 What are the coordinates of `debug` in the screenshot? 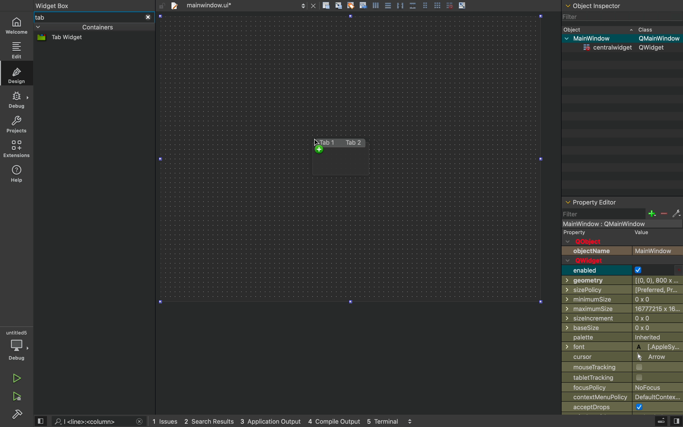 It's located at (16, 101).